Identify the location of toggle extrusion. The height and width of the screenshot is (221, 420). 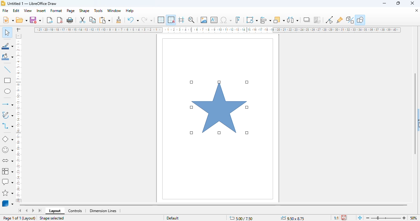
(350, 20).